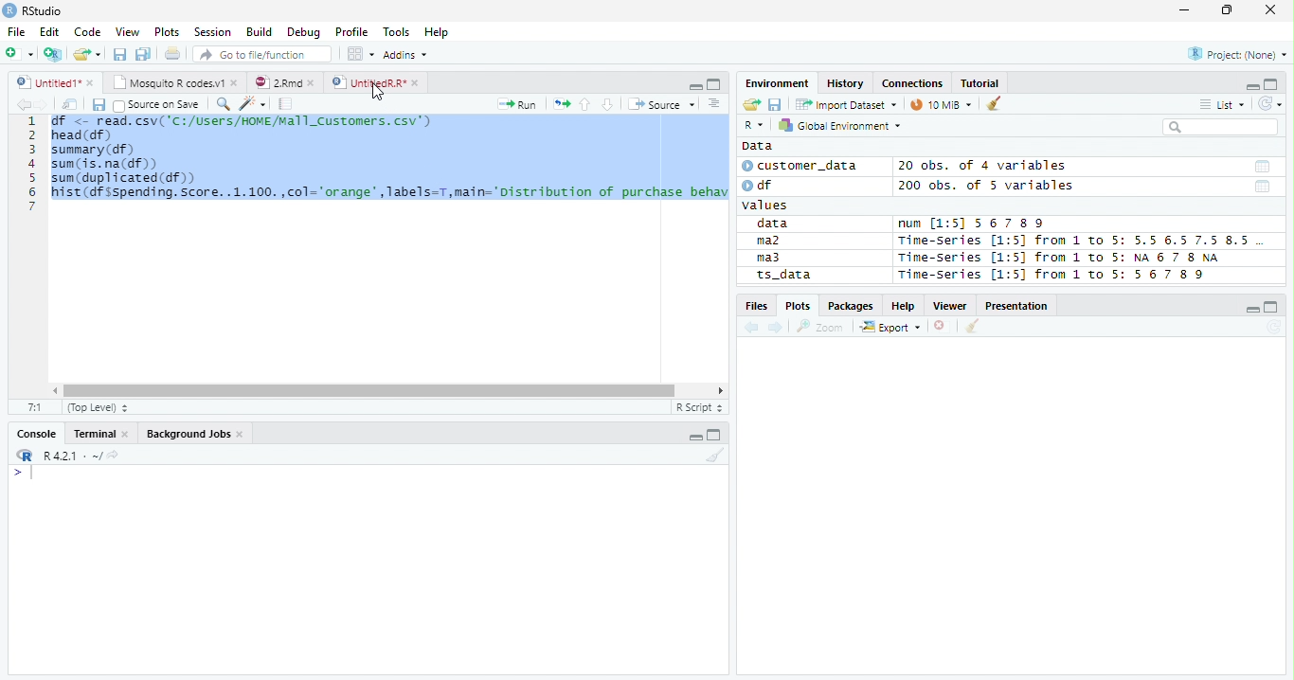 The height and width of the screenshot is (680, 1294). I want to click on df, so click(764, 185).